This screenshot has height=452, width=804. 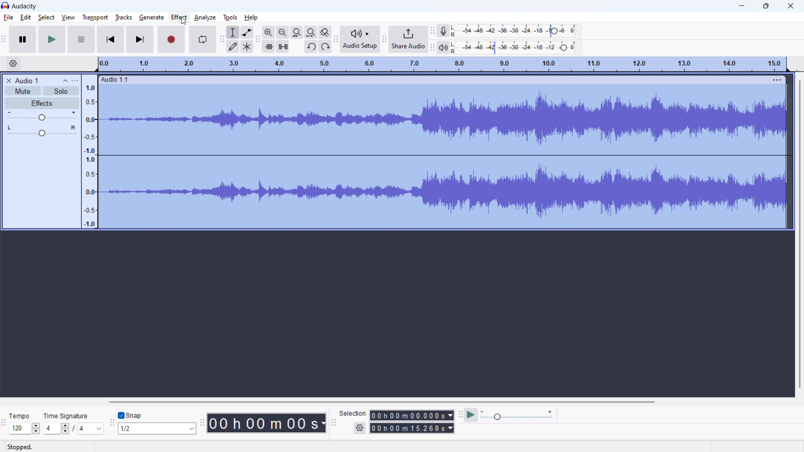 What do you see at coordinates (411, 413) in the screenshot?
I see `00h00m00.000s (start time)` at bounding box center [411, 413].